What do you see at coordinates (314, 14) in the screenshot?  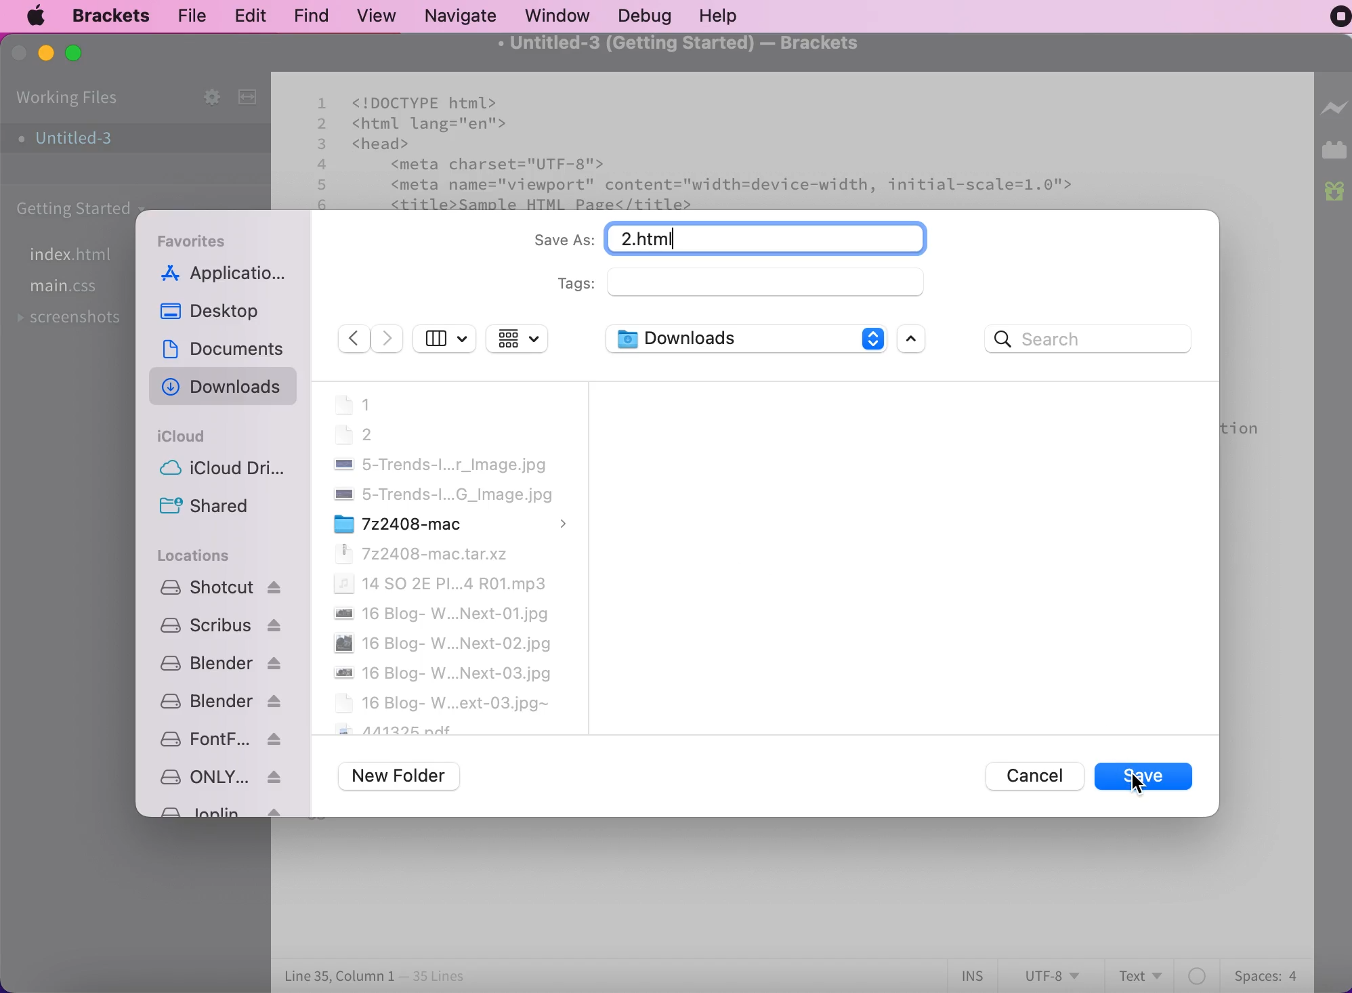 I see `find` at bounding box center [314, 14].